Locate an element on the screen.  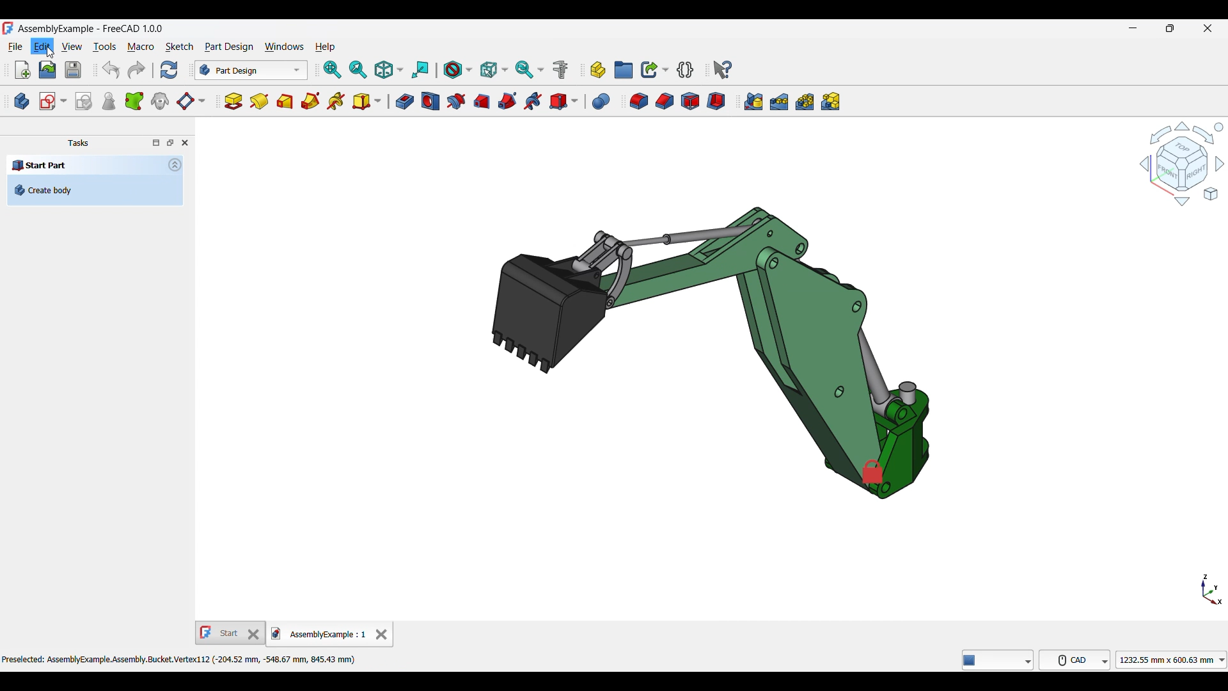
Align to selection is located at coordinates (420, 70).